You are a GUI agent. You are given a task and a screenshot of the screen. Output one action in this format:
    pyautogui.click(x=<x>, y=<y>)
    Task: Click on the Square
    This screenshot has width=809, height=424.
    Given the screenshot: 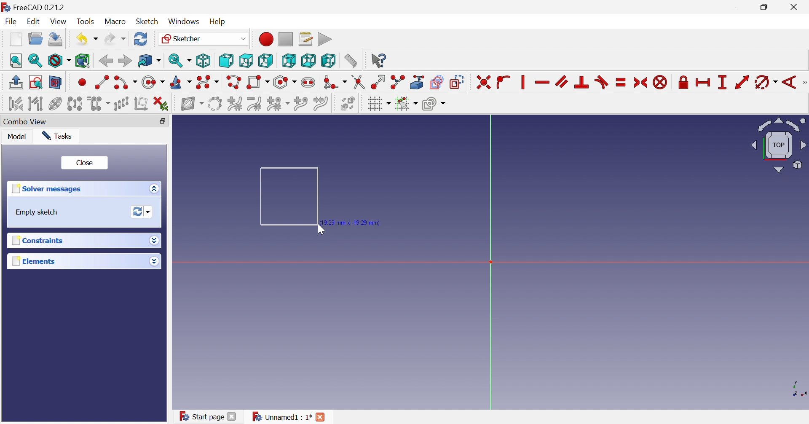 What is the action you would take?
    pyautogui.click(x=289, y=196)
    